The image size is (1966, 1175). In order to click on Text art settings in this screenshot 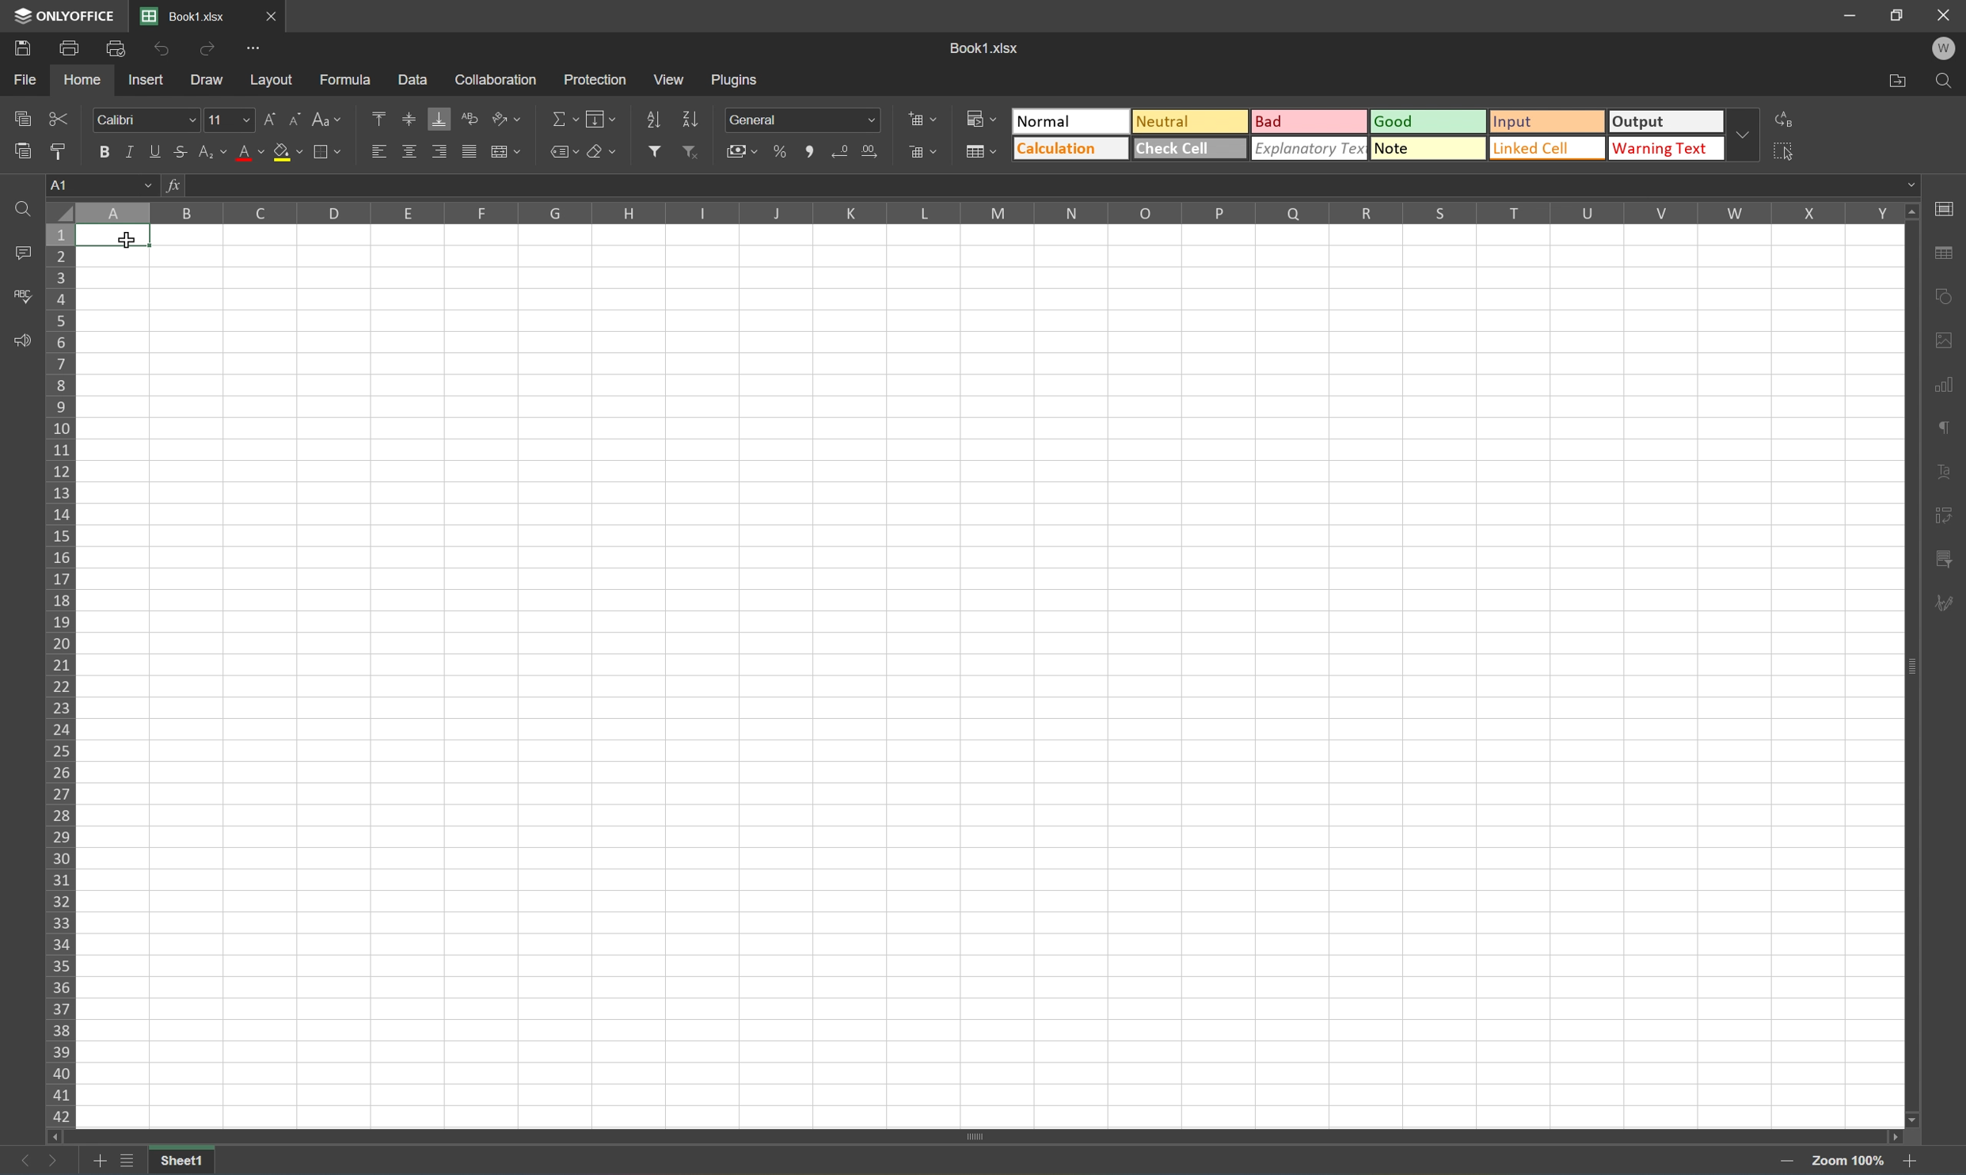, I will do `click(1943, 473)`.